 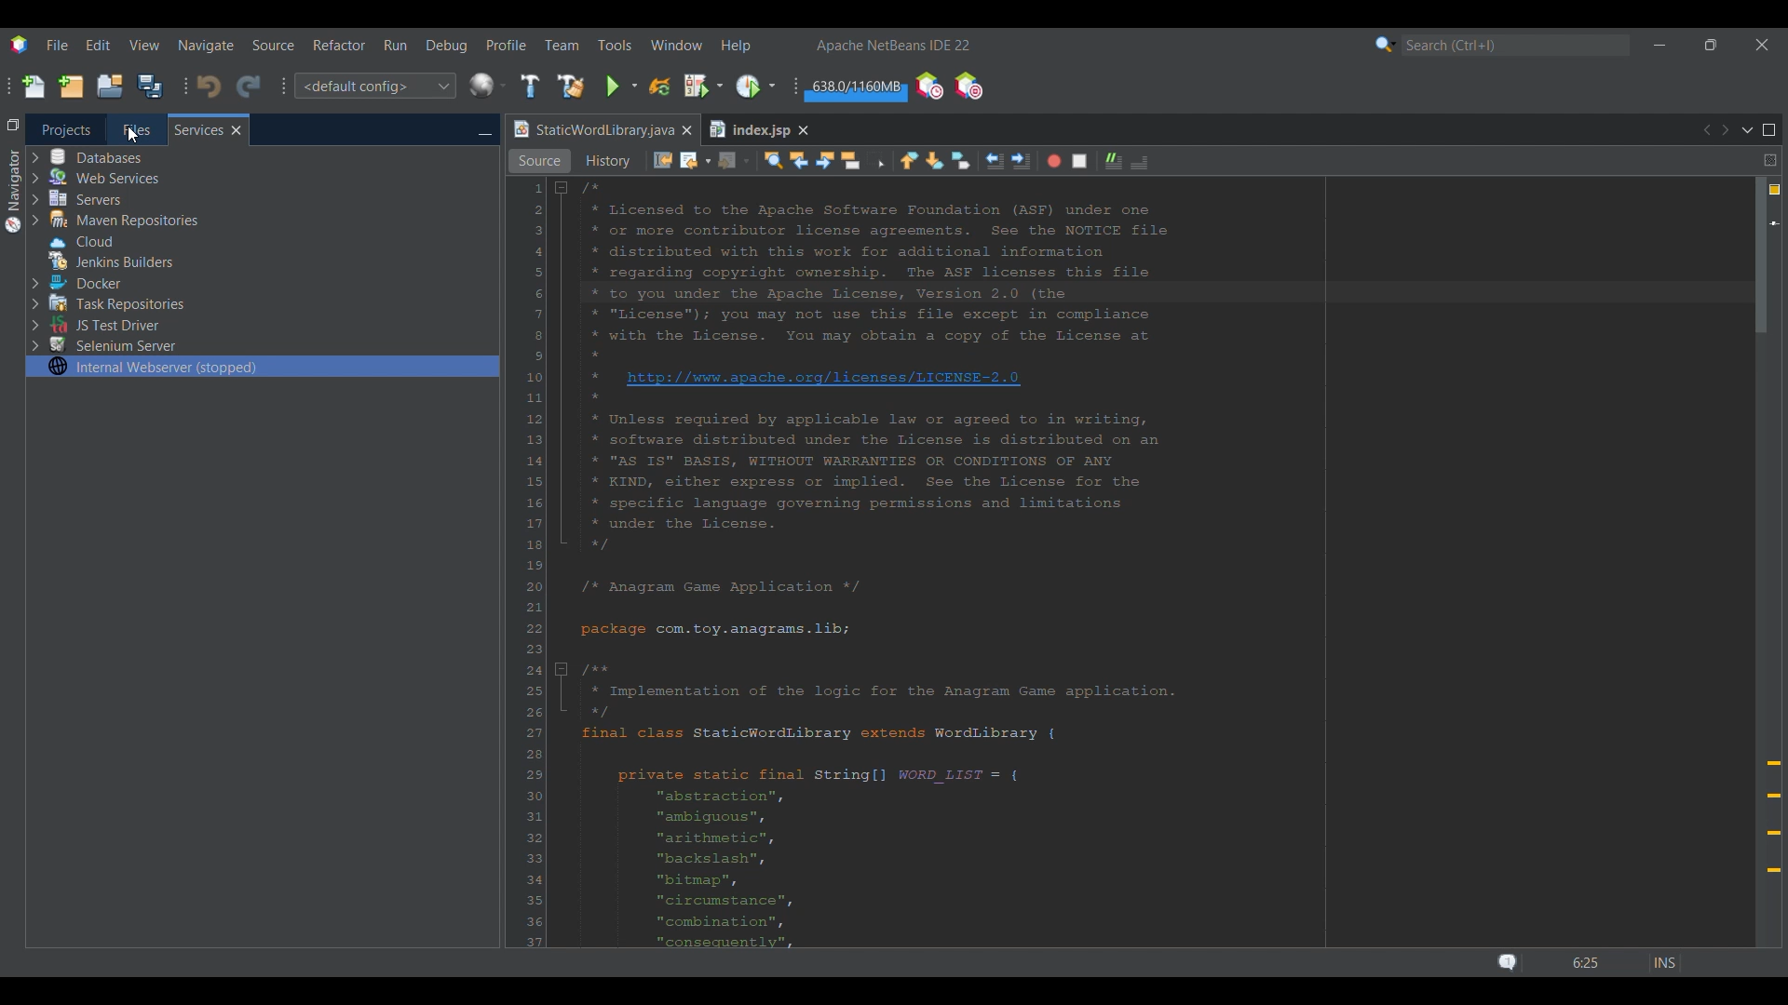 I want to click on Profile main project options, so click(x=758, y=86).